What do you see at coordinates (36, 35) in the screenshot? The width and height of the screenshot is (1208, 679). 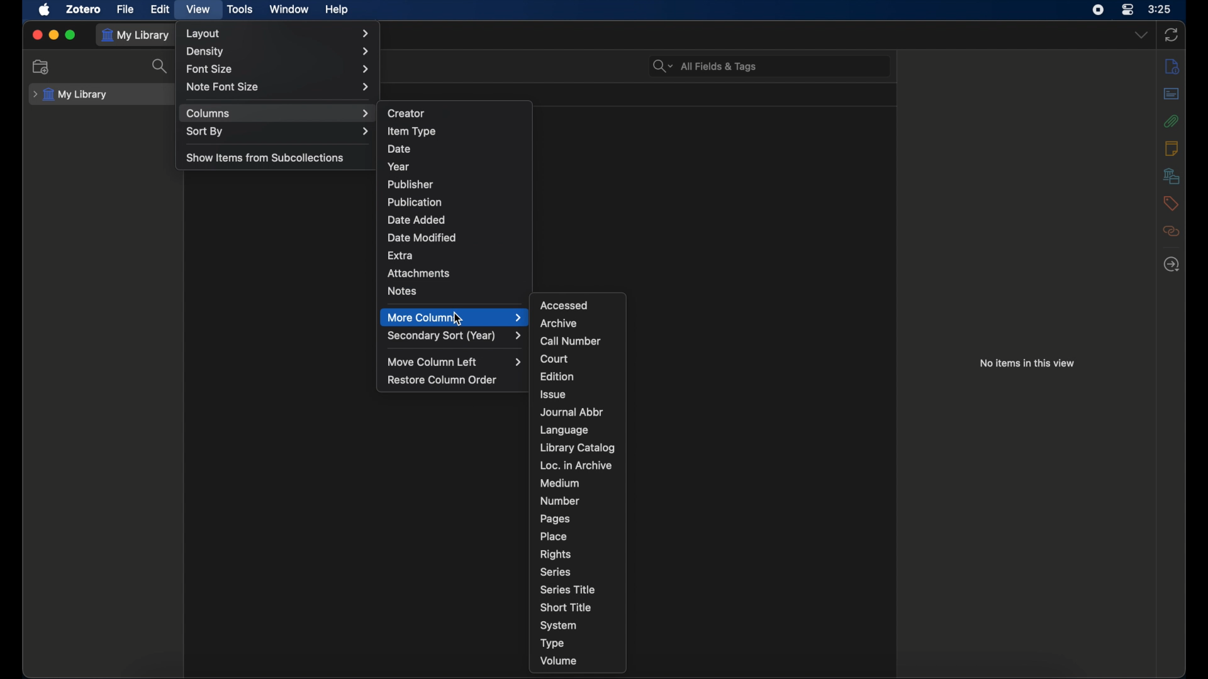 I see `close` at bounding box center [36, 35].